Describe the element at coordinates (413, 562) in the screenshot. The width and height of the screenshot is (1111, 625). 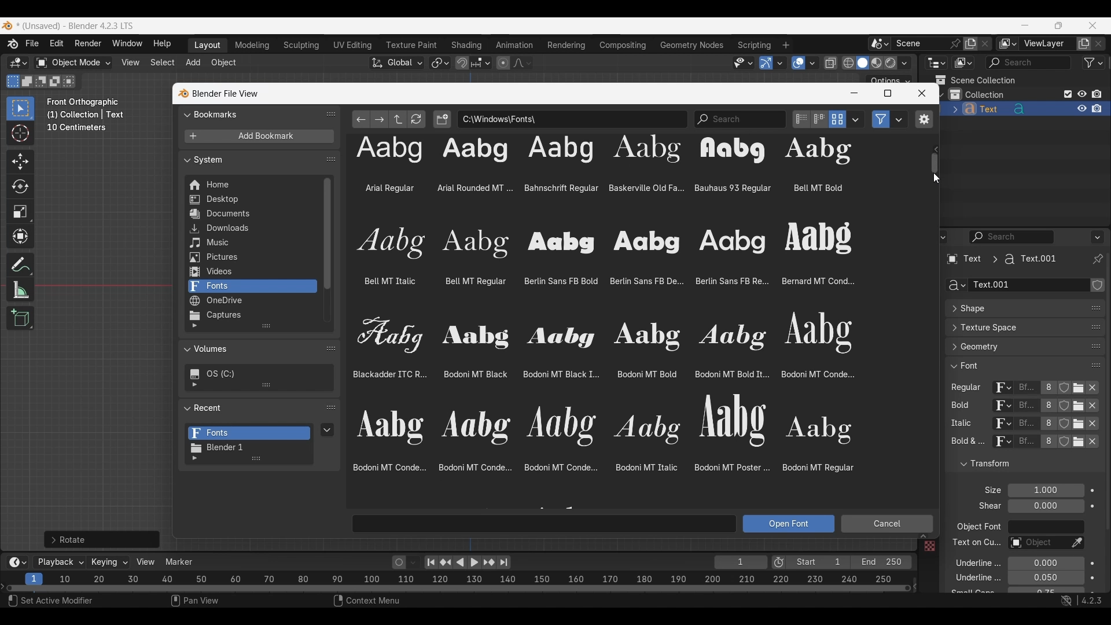
I see `Auto keyframing` at that location.